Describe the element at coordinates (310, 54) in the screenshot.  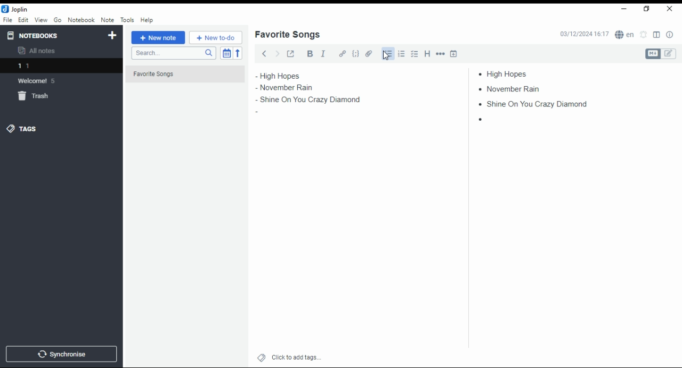
I see `bold` at that location.